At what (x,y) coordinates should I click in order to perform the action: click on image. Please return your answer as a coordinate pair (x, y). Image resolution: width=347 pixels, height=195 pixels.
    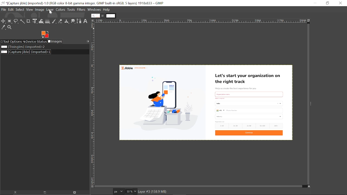
    Looking at the image, I should click on (40, 9).